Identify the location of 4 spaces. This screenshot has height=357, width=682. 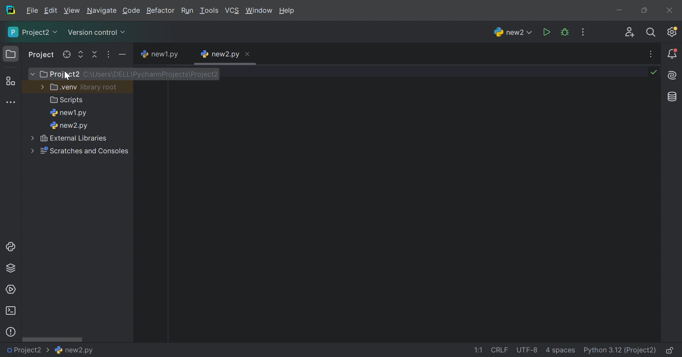
(561, 349).